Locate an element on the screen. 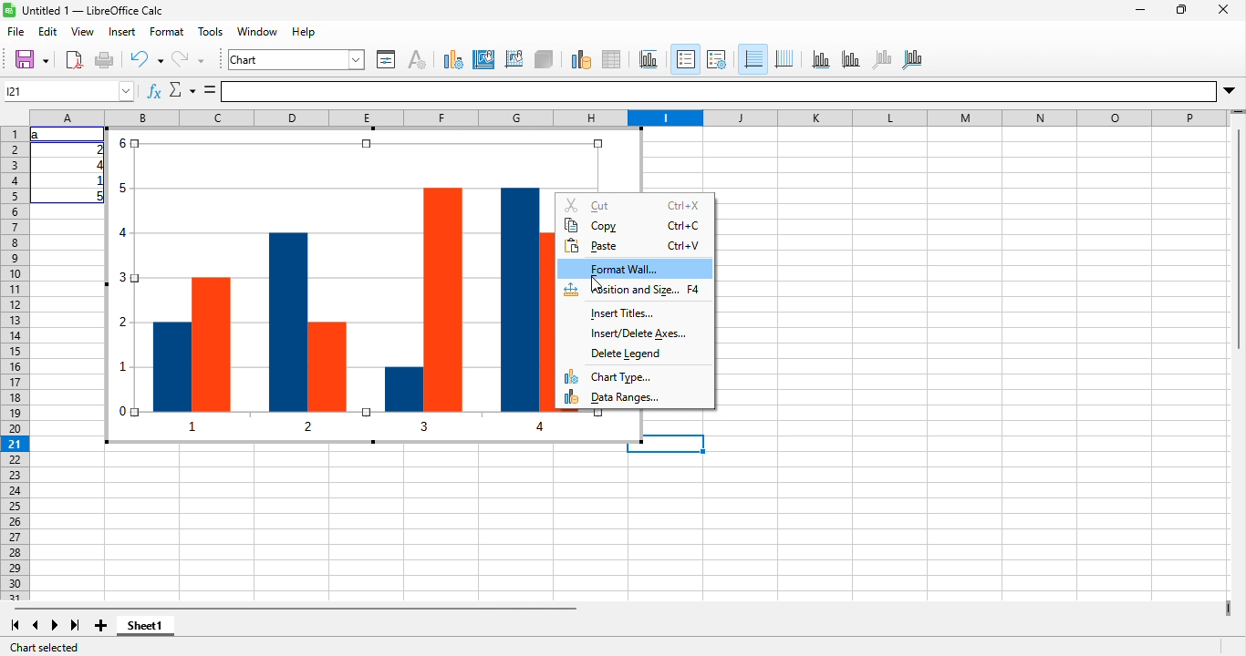 This screenshot has height=656, width=1246. 5 is located at coordinates (97, 196).